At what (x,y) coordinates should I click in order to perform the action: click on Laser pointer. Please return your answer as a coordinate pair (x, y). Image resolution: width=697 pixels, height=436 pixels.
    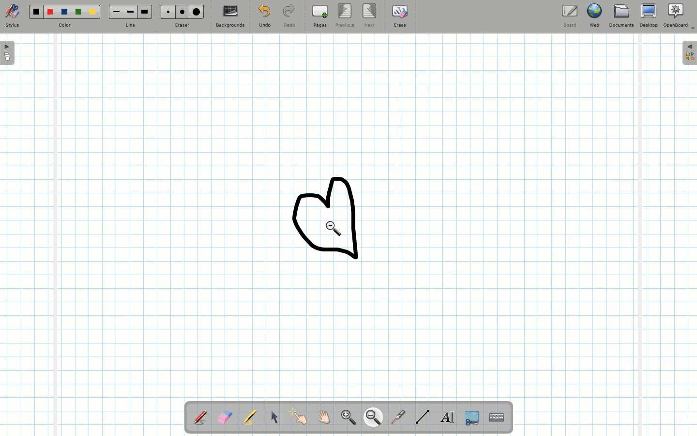
    Looking at the image, I should click on (398, 416).